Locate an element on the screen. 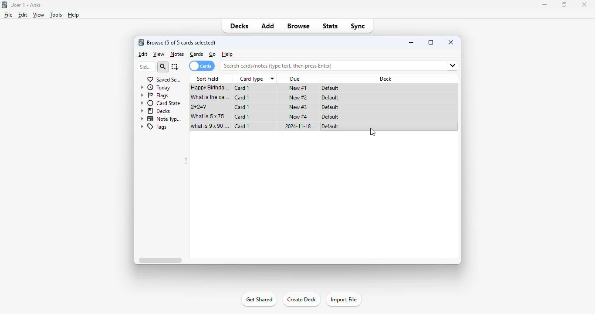  horizontal scroll bar is located at coordinates (160, 260).